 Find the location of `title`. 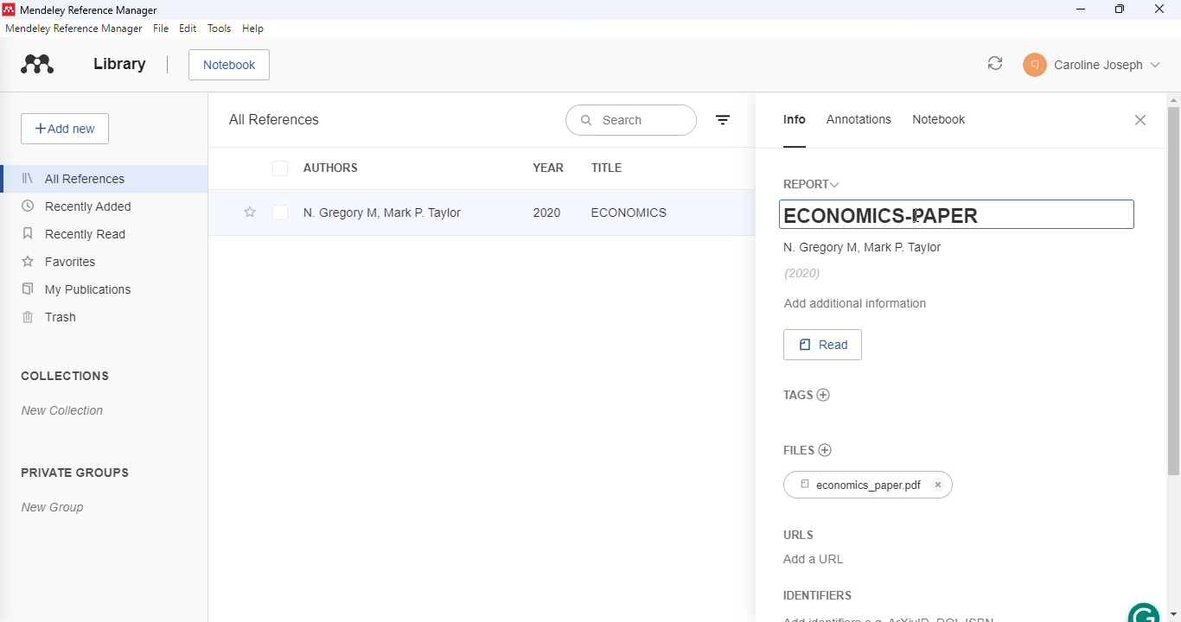

title is located at coordinates (608, 168).